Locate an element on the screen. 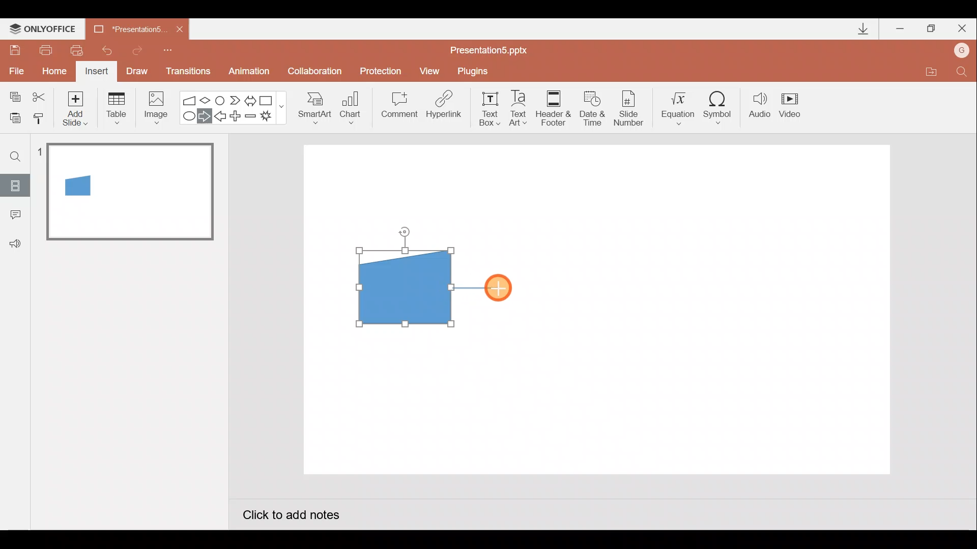  ONLYOFFICE is located at coordinates (45, 29).